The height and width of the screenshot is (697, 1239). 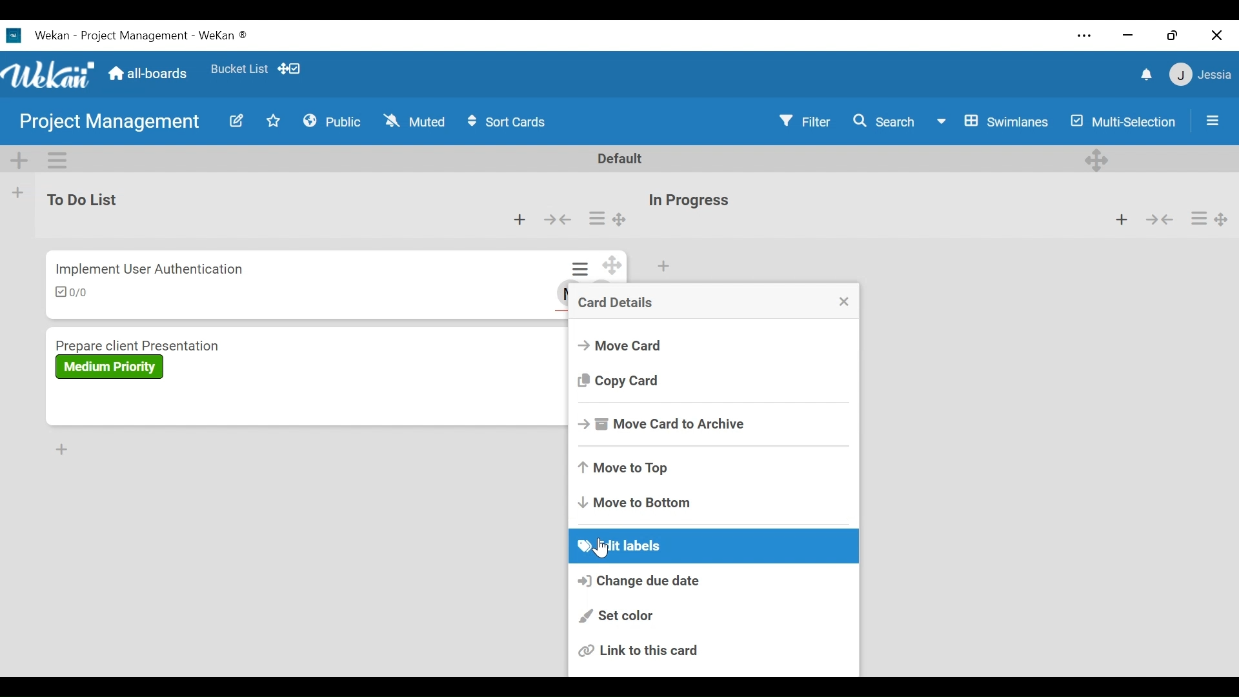 I want to click on Edit labels, so click(x=715, y=545).